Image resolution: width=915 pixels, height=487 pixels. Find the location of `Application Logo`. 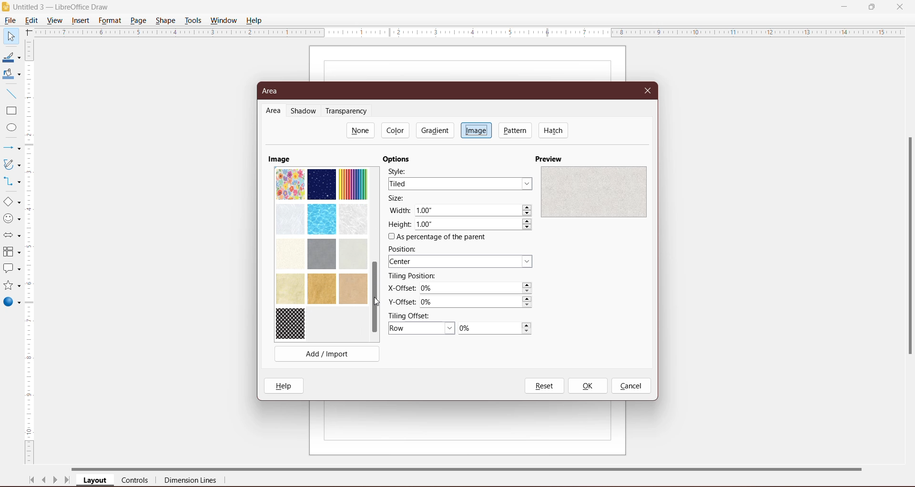

Application Logo is located at coordinates (6, 7).